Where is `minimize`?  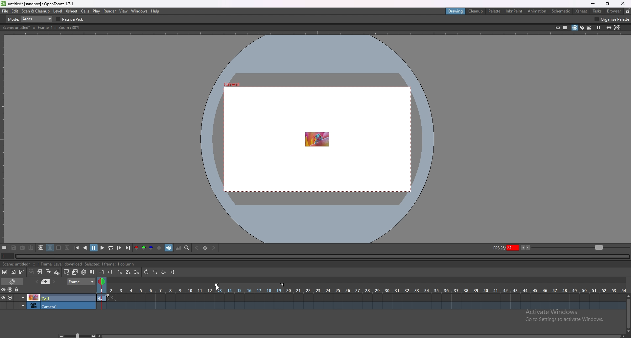 minimize is located at coordinates (593, 4).